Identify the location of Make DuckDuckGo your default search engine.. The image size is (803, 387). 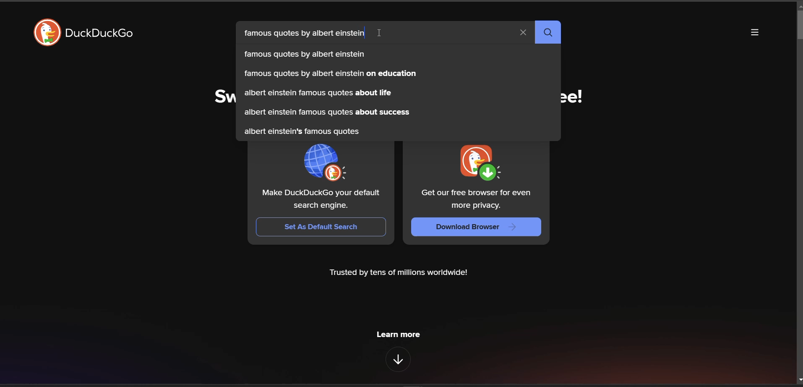
(321, 200).